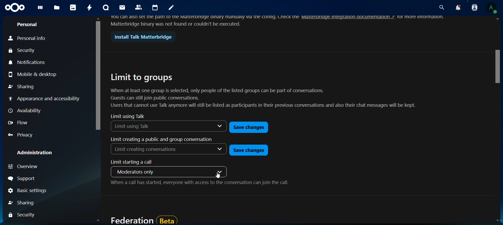  Describe the element at coordinates (23, 215) in the screenshot. I see `security` at that location.